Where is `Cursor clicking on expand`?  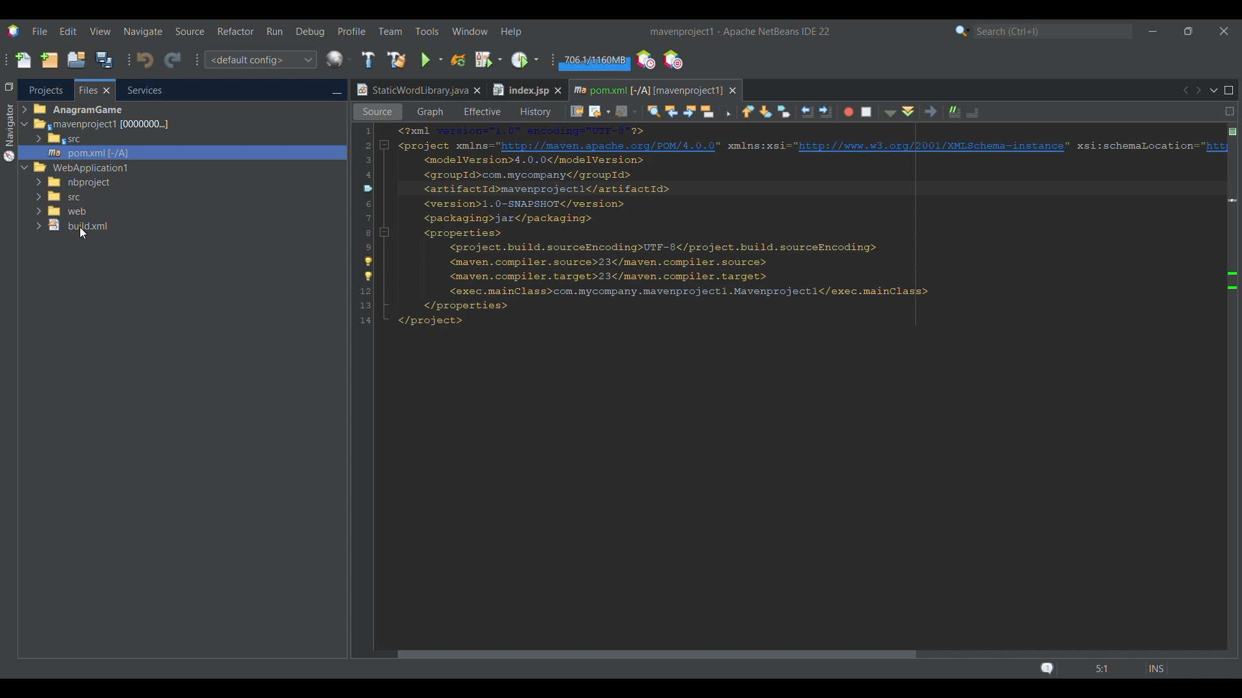 Cursor clicking on expand is located at coordinates (28, 173).